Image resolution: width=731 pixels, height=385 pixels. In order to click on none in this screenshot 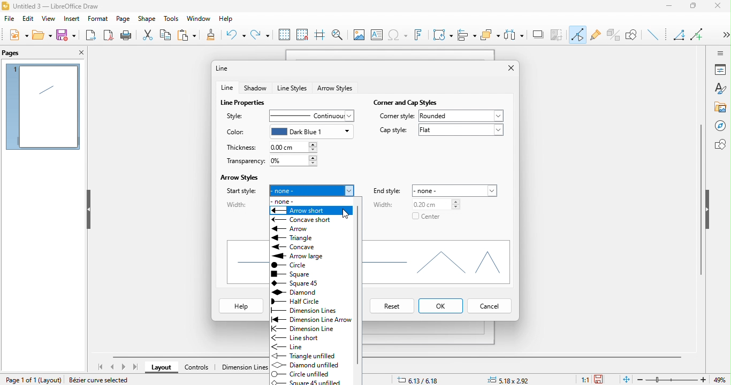, I will do `click(457, 189)`.